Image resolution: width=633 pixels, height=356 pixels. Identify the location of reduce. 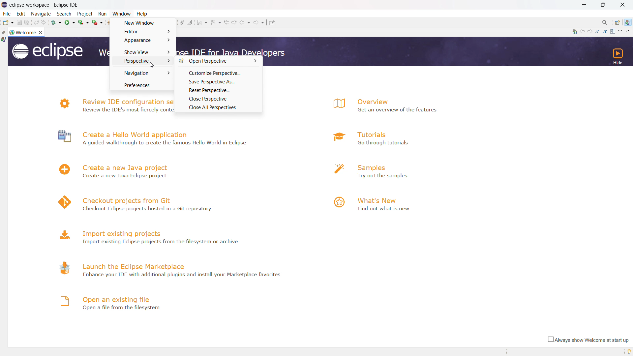
(598, 31).